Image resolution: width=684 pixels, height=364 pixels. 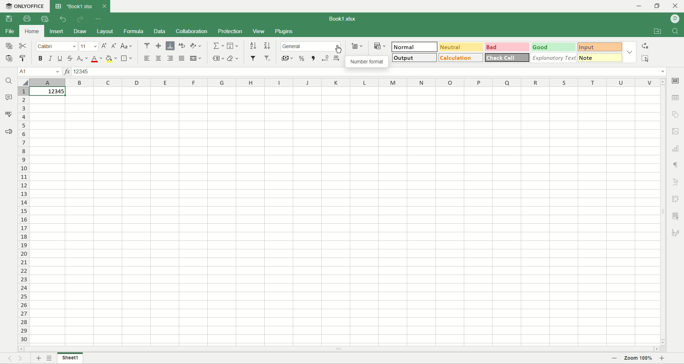 I want to click on percent style, so click(x=302, y=60).